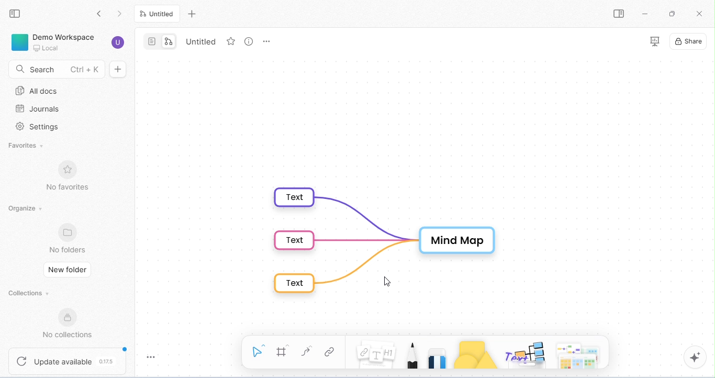 The width and height of the screenshot is (715, 378). What do you see at coordinates (117, 42) in the screenshot?
I see `account` at bounding box center [117, 42].